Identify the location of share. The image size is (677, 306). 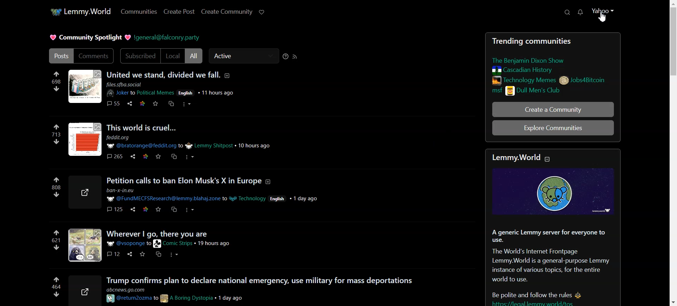
(85, 290).